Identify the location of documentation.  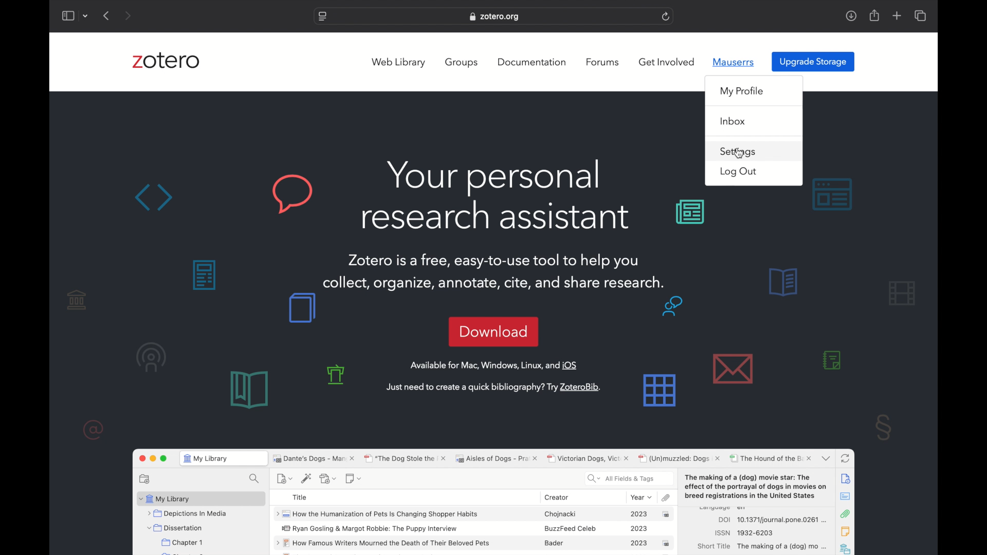
(531, 62).